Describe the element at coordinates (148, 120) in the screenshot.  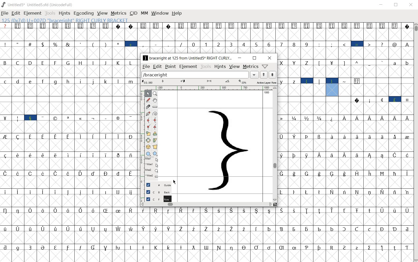
I see `add a curve point always either horizontal or vertical` at that location.